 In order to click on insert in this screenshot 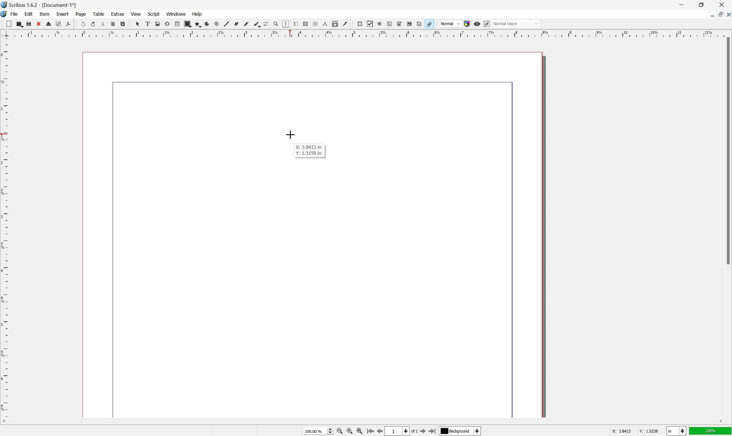, I will do `click(63, 14)`.